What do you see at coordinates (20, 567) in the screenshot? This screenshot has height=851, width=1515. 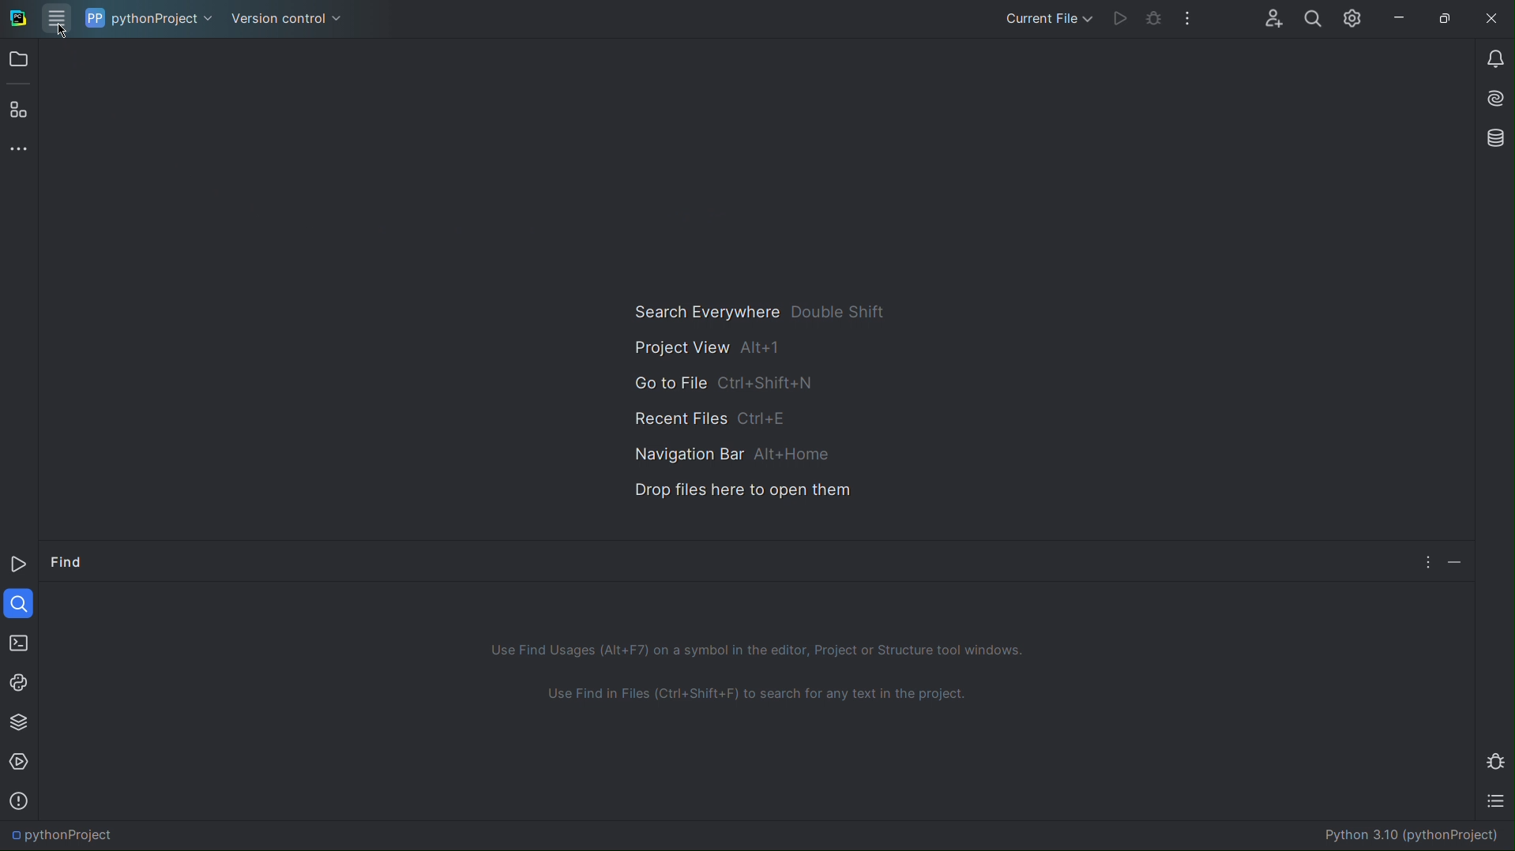 I see `Run` at bounding box center [20, 567].